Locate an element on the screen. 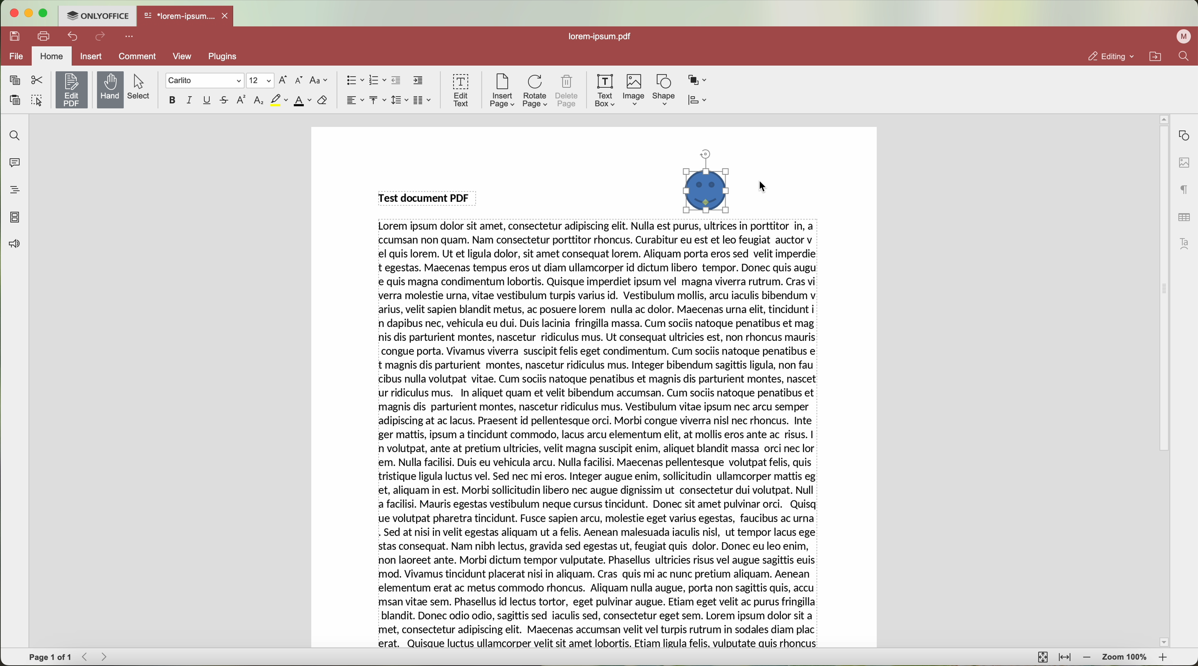  font type is located at coordinates (205, 81).